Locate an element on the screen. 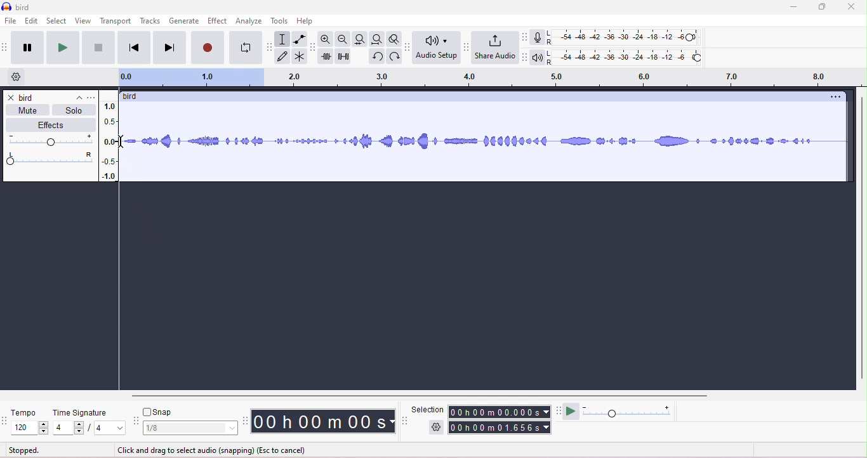 The image size is (867, 458). options is located at coordinates (833, 98).